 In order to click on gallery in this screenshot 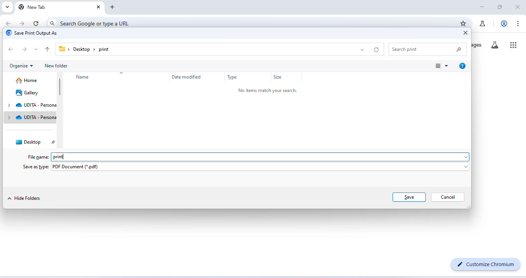, I will do `click(27, 93)`.